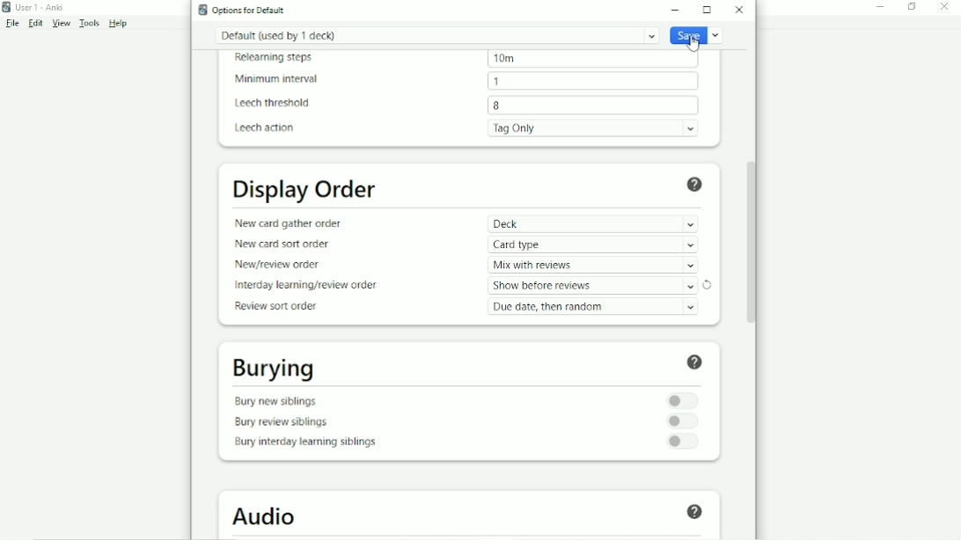 The height and width of the screenshot is (540, 961). I want to click on Save, so click(698, 34).